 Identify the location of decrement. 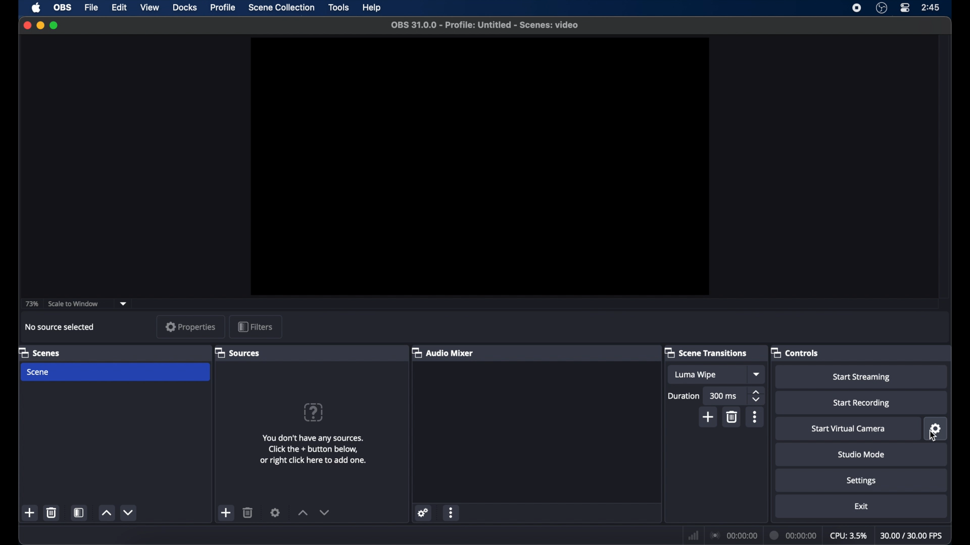
(128, 512).